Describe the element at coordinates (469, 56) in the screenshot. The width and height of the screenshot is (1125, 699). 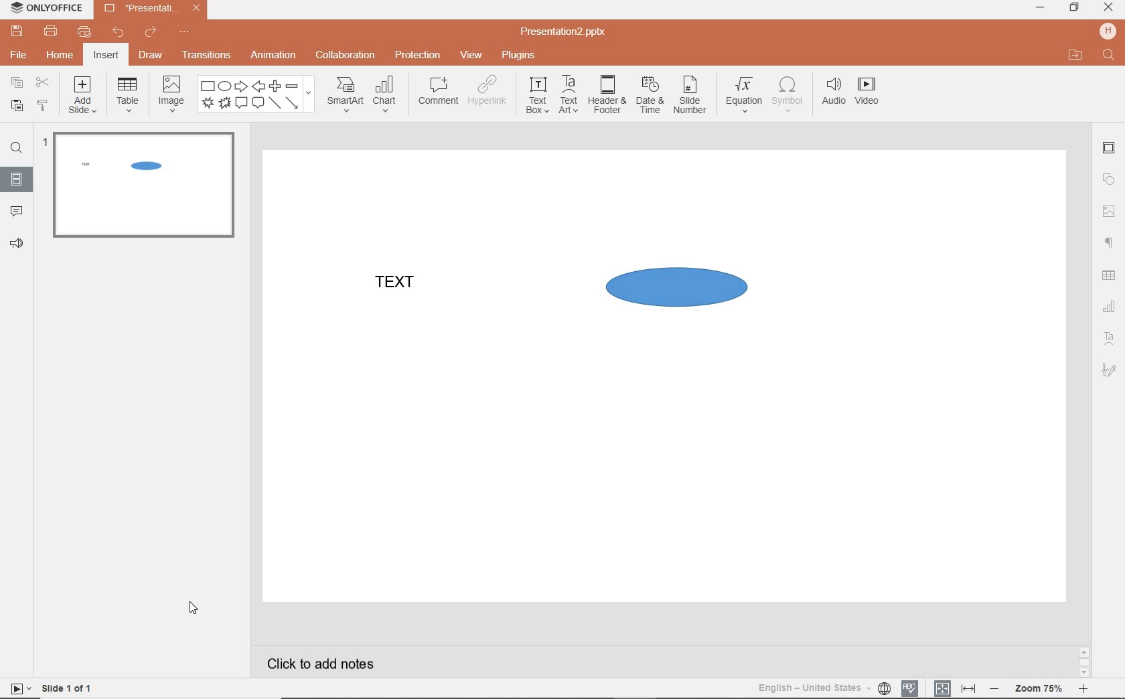
I see `view` at that location.